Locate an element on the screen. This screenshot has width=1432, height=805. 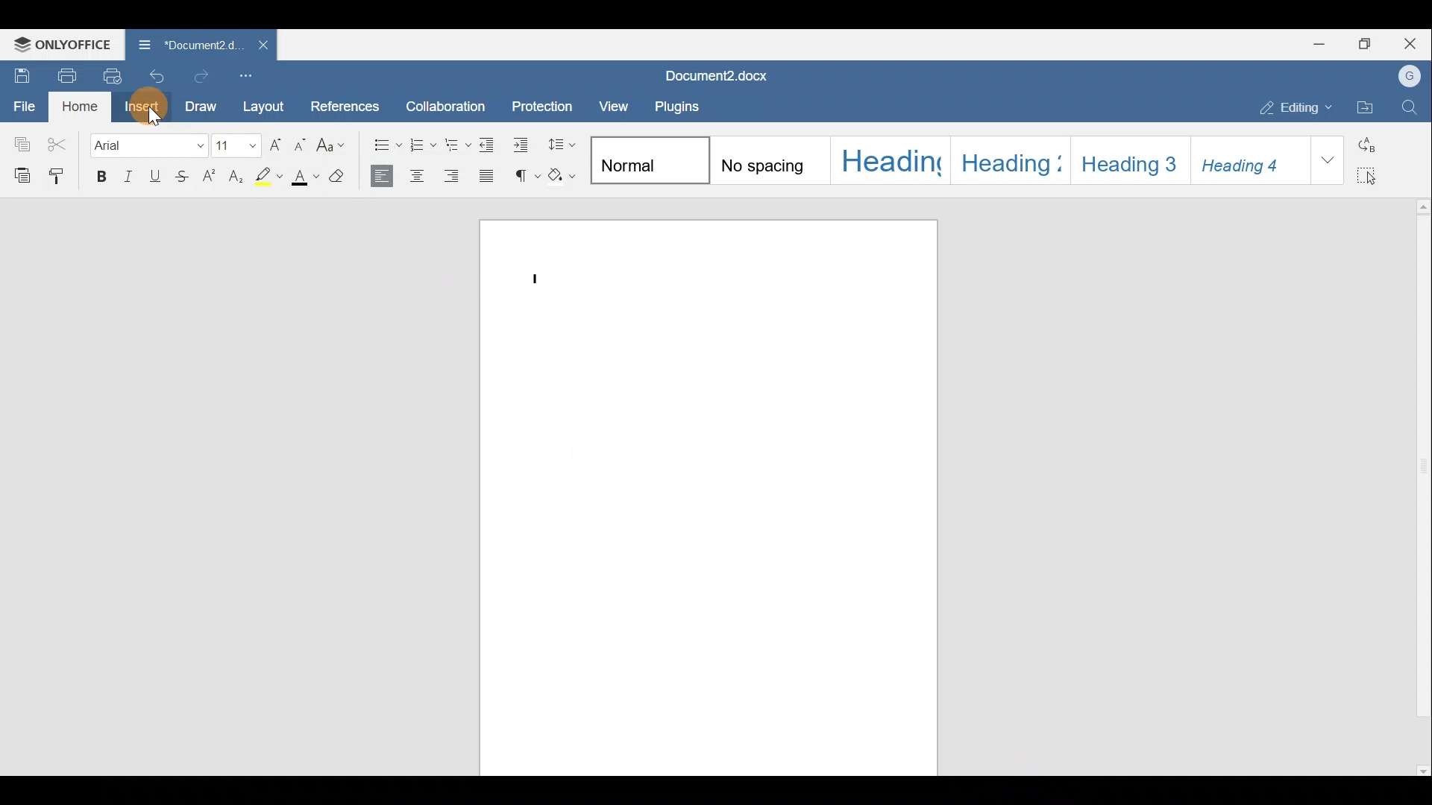
Change case is located at coordinates (332, 146).